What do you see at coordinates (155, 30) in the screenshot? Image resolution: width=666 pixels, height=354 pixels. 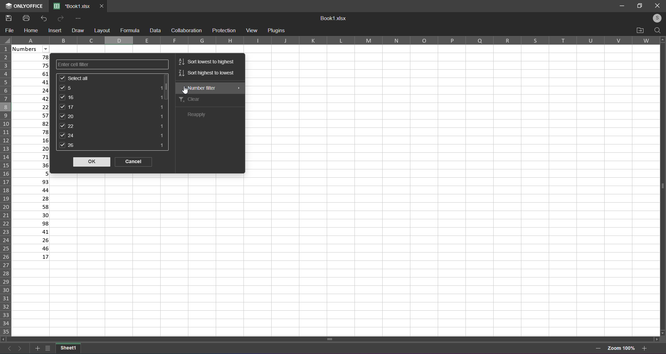 I see `data` at bounding box center [155, 30].